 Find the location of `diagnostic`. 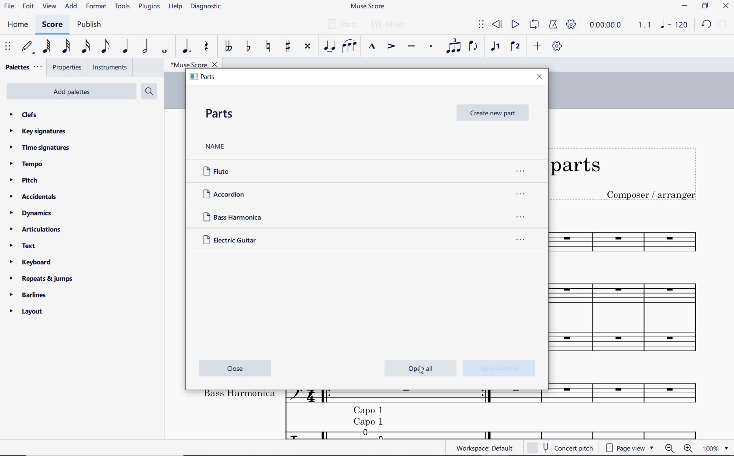

diagnostic is located at coordinates (205, 7).